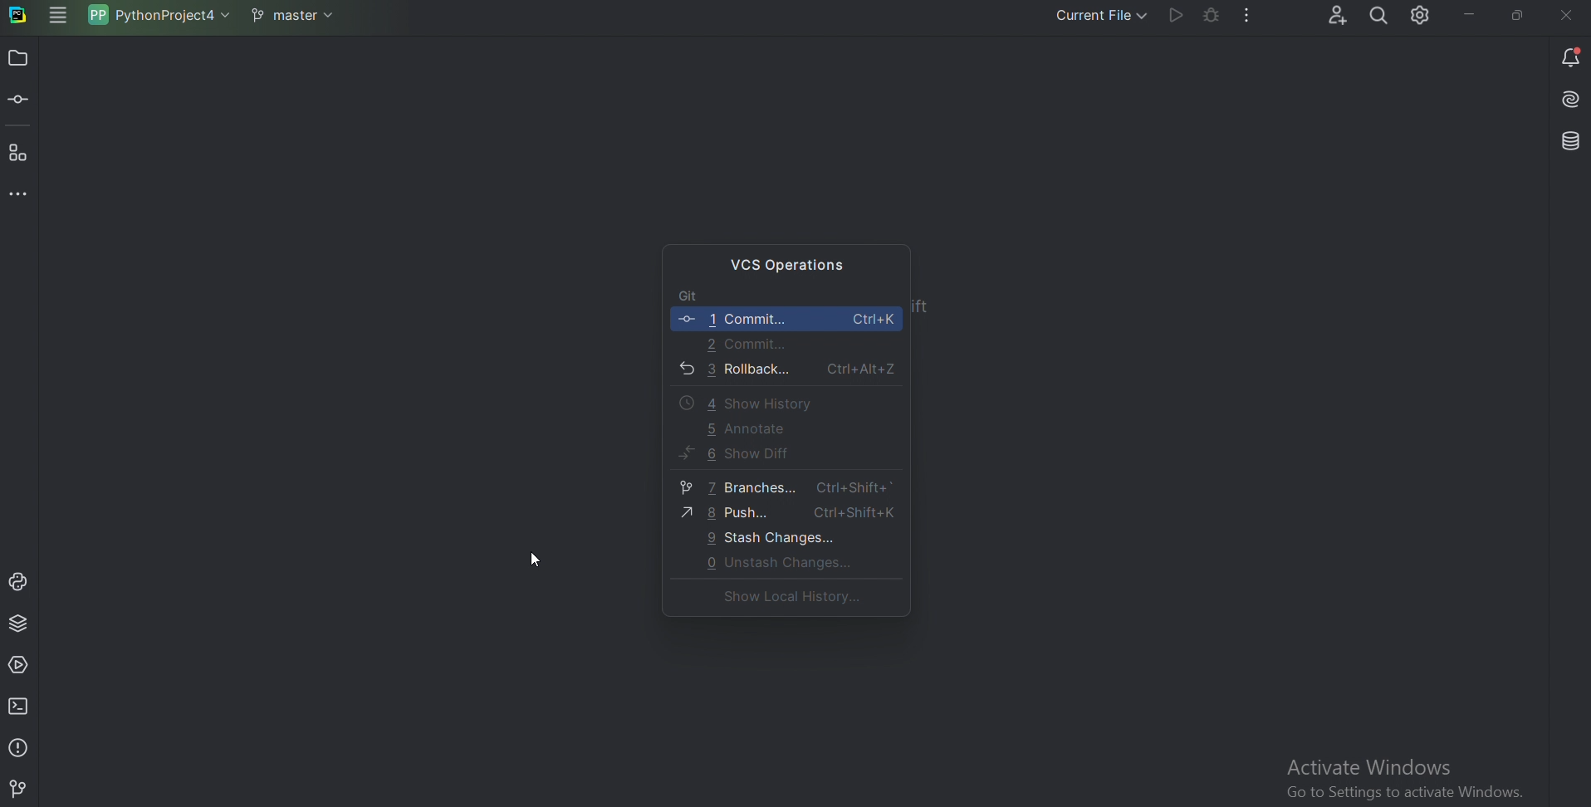 The image size is (1591, 807). Describe the element at coordinates (1244, 17) in the screenshot. I see `More actions` at that location.